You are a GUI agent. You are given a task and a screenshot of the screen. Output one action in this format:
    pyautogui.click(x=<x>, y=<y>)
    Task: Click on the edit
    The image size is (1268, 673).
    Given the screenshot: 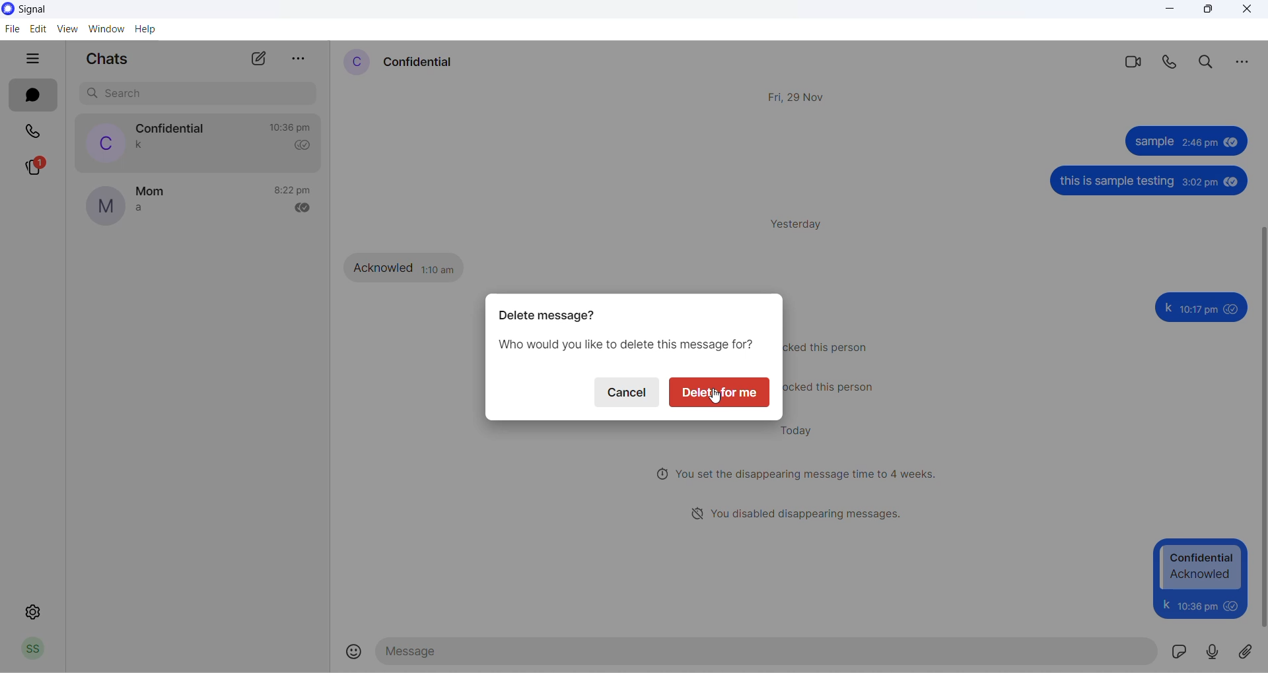 What is the action you would take?
    pyautogui.click(x=38, y=30)
    